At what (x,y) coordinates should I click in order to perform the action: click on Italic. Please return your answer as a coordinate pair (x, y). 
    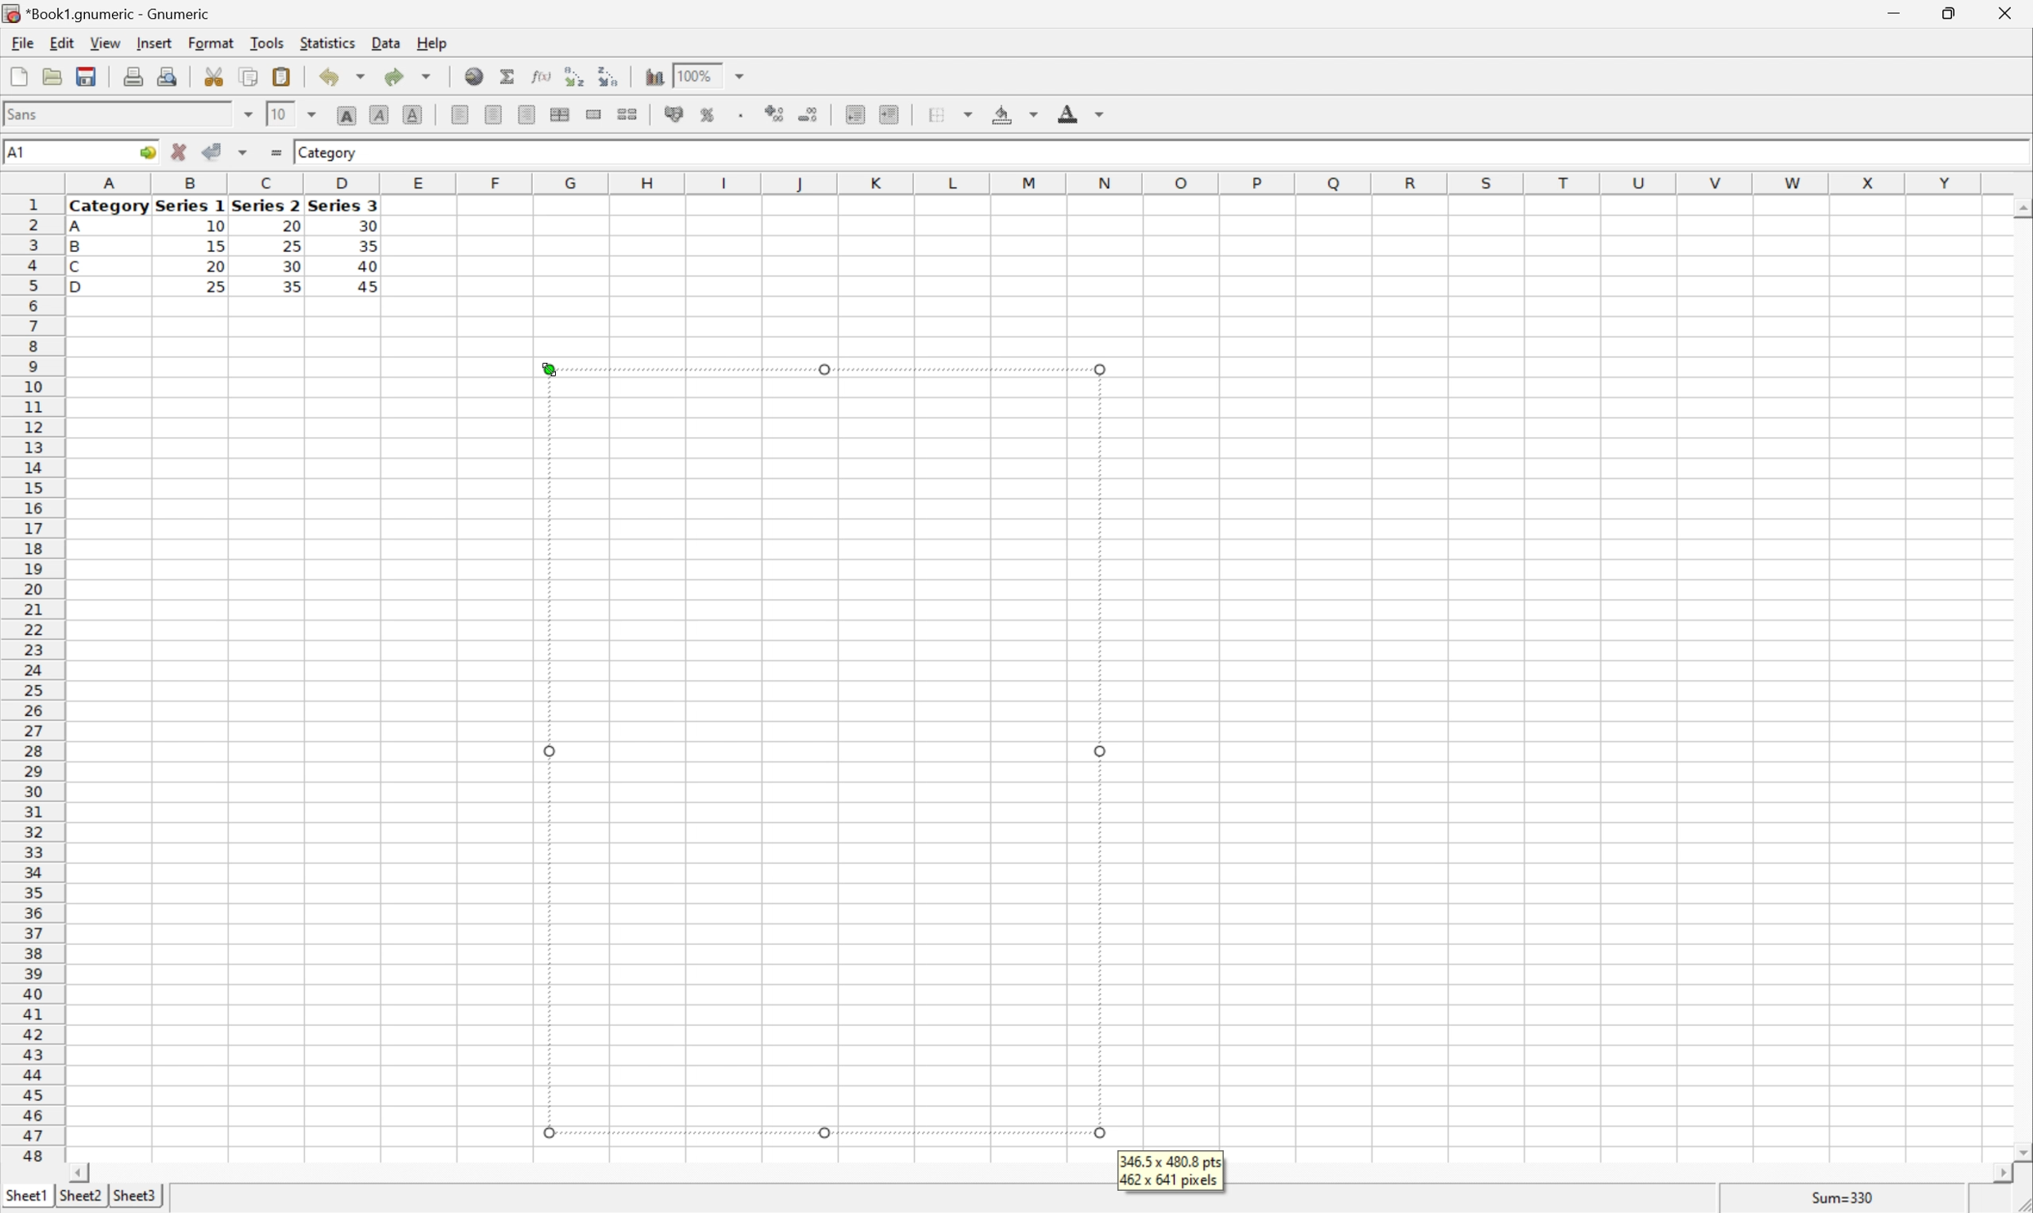
    Looking at the image, I should click on (378, 114).